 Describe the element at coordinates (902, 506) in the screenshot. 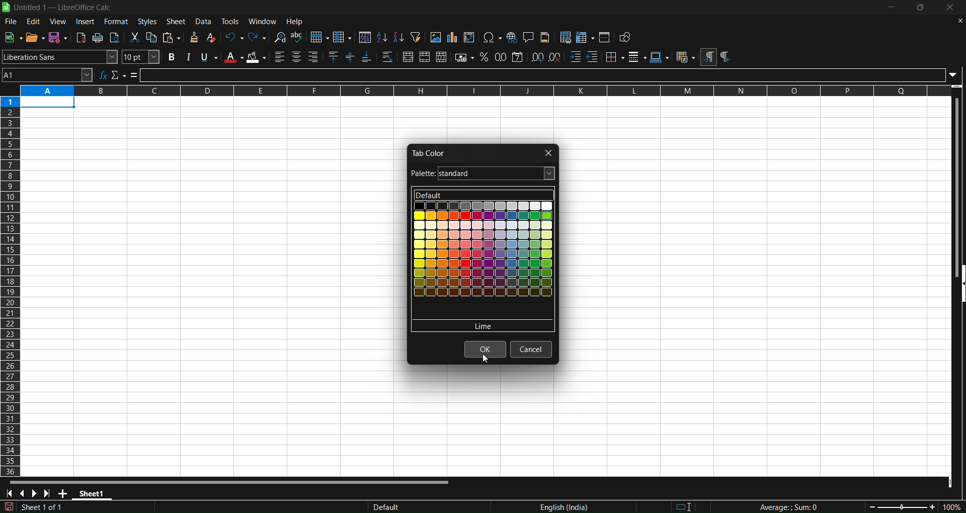

I see `zoom factor` at that location.